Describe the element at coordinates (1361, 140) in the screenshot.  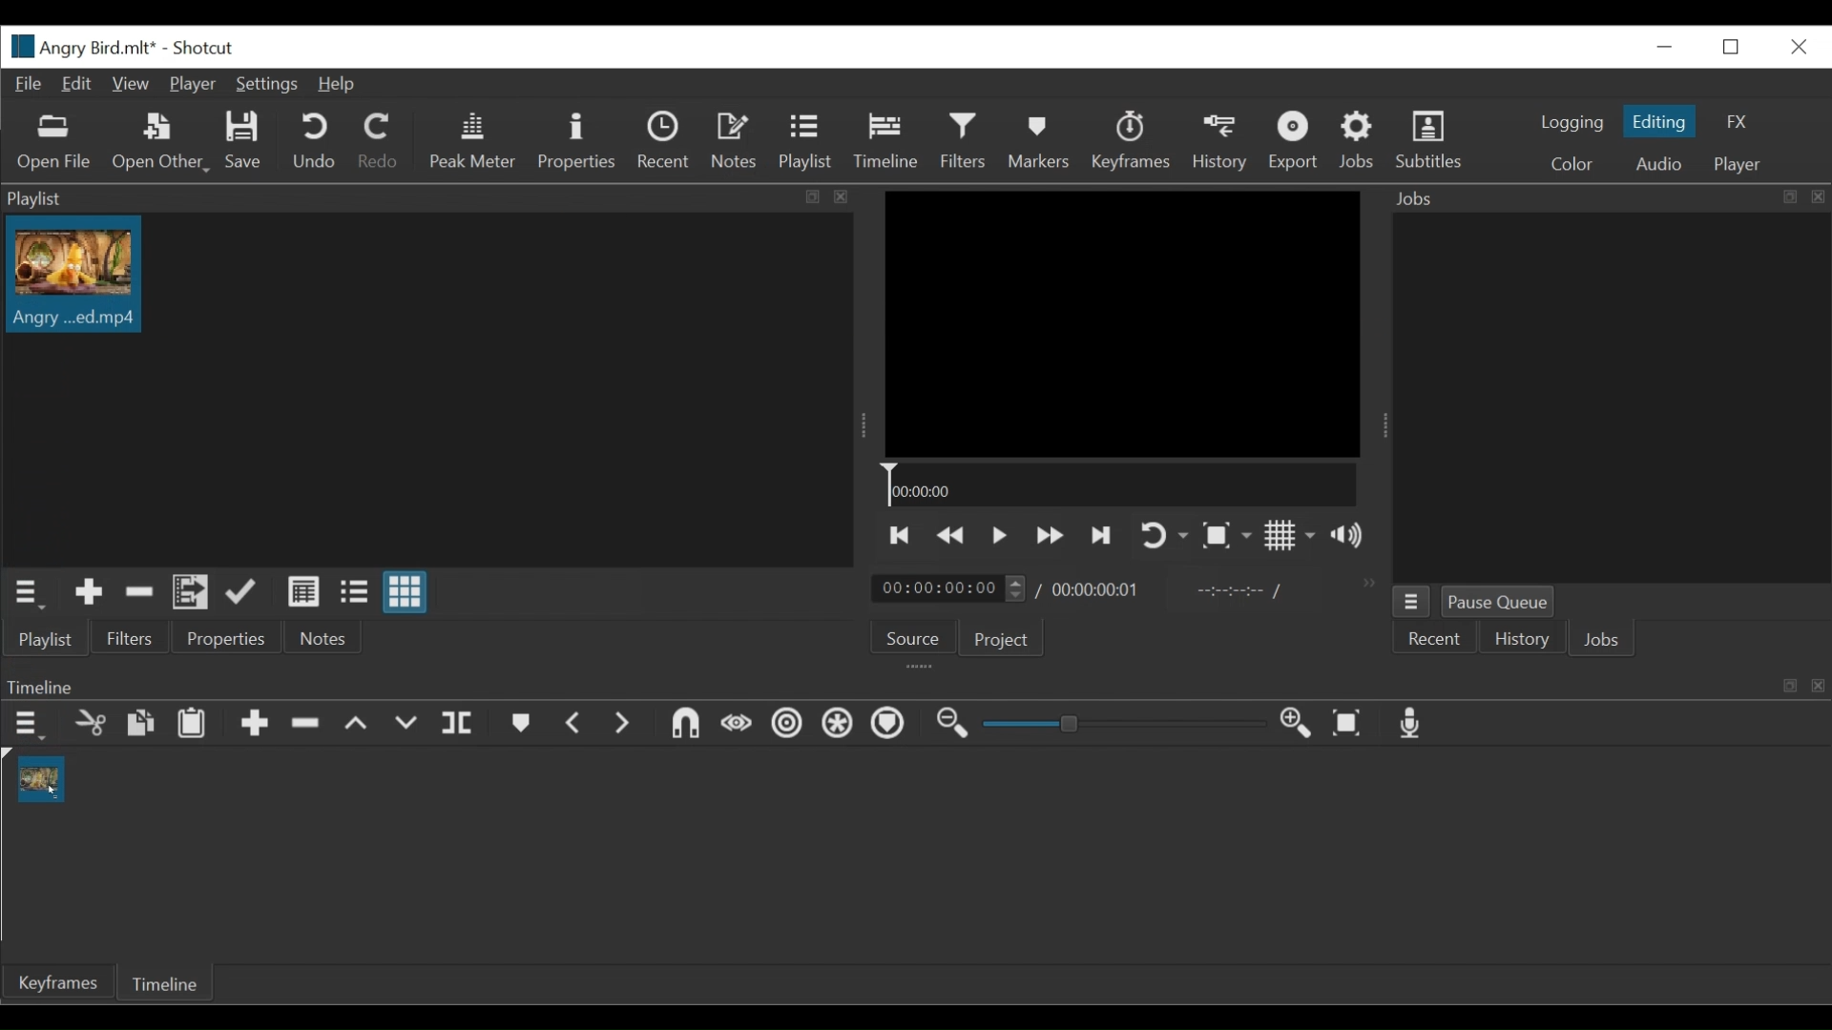
I see `Jobs` at that location.